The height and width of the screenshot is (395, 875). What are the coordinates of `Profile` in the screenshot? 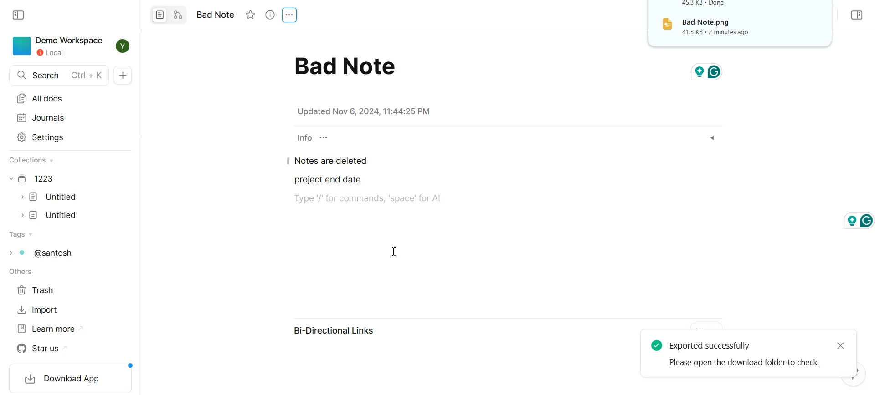 It's located at (123, 47).